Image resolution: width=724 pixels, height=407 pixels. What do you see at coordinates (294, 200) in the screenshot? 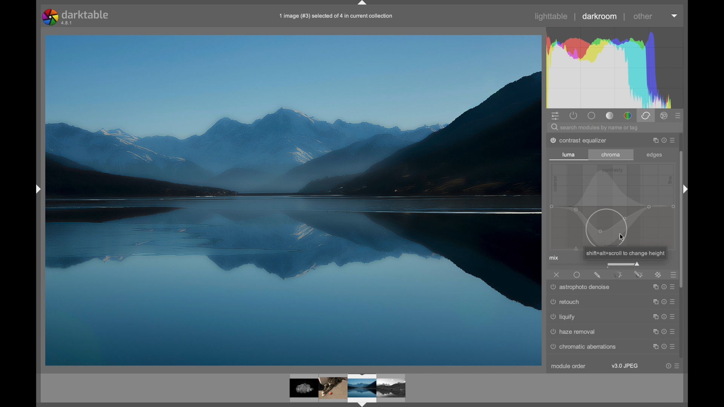
I see `photo ` at bounding box center [294, 200].